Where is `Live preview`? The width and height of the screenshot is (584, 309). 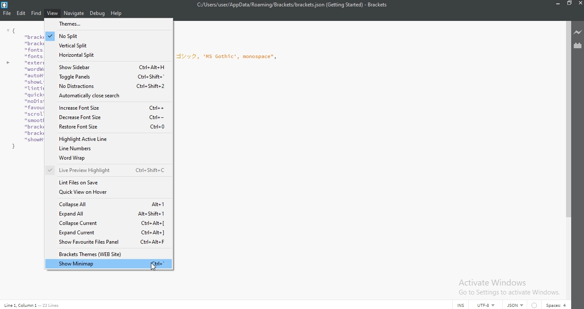
Live preview is located at coordinates (578, 32).